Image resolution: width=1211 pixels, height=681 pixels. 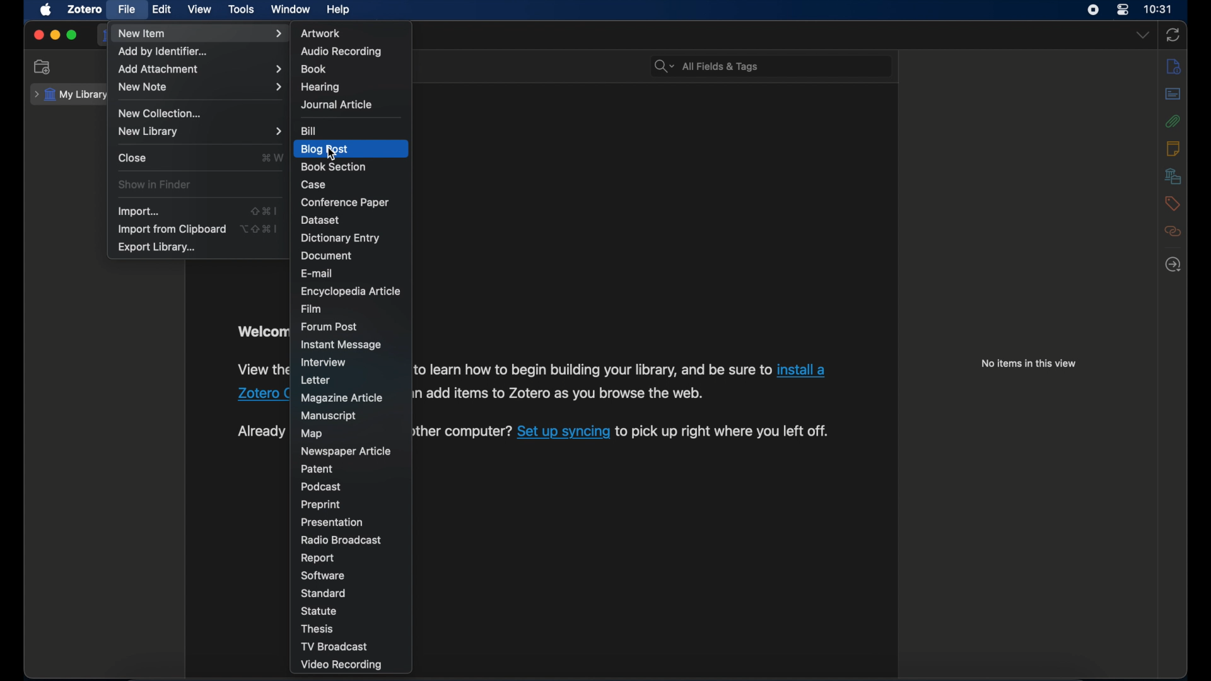 What do you see at coordinates (1123, 9) in the screenshot?
I see `control center` at bounding box center [1123, 9].